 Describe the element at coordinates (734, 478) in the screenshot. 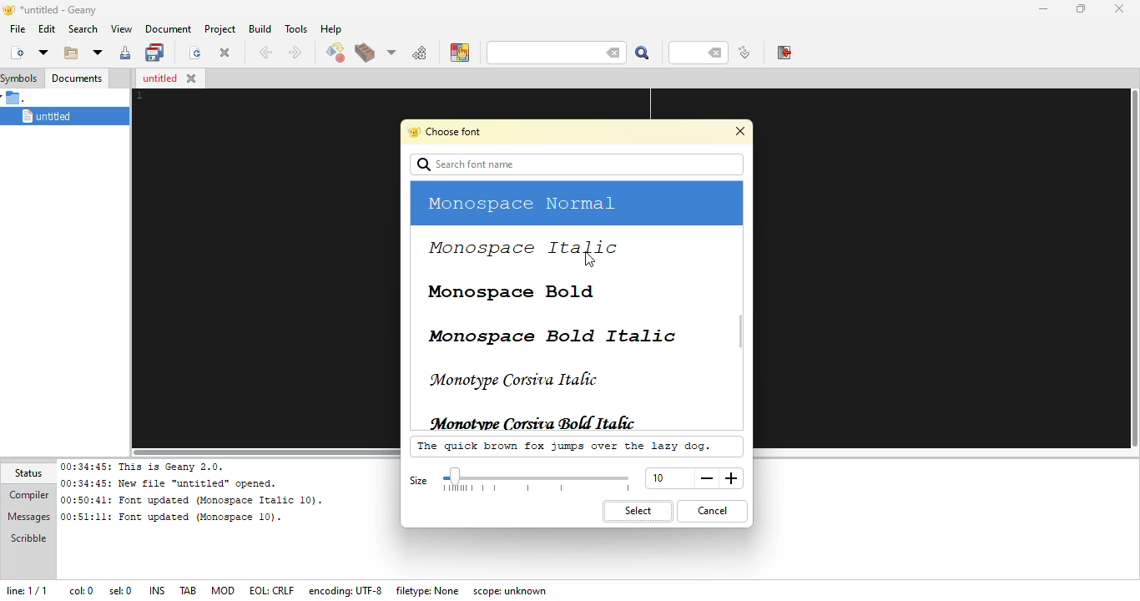

I see `more` at that location.